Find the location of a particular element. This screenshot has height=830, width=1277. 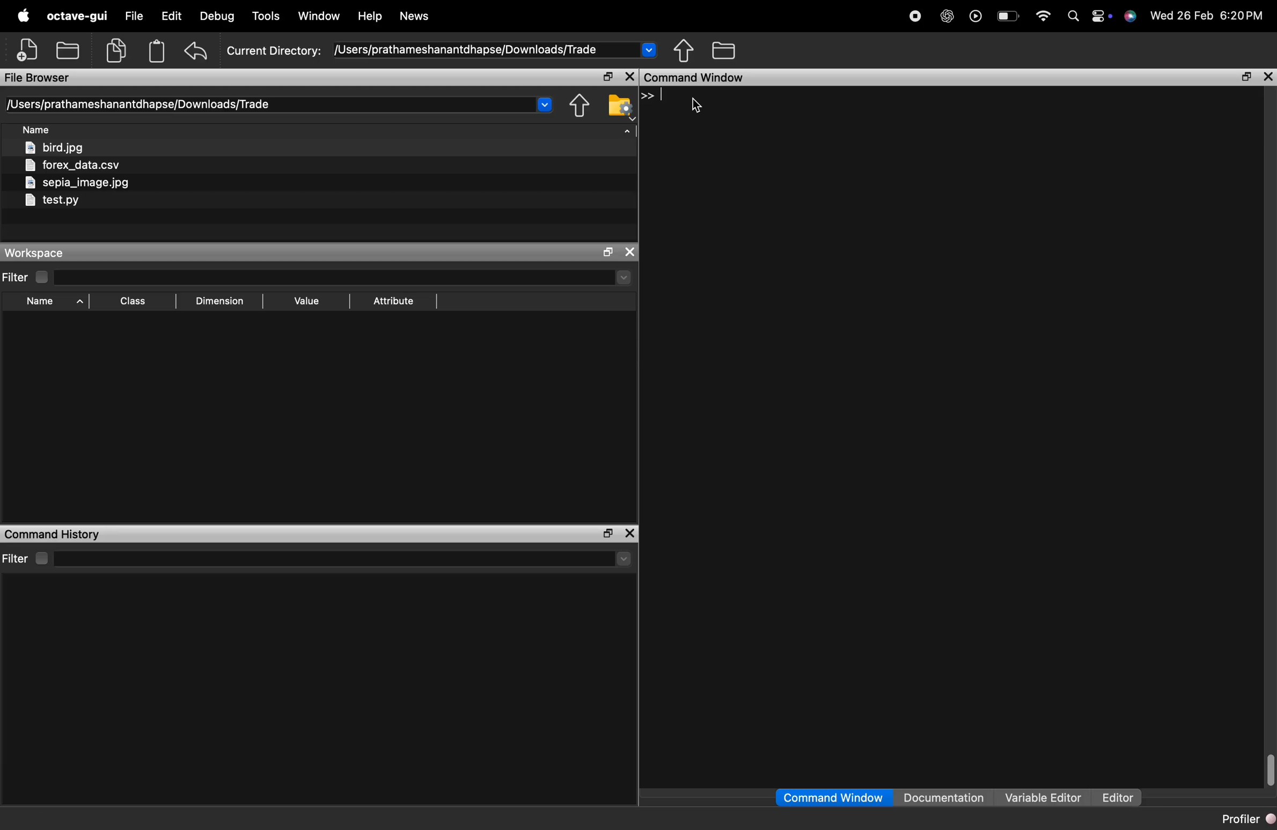

wifi is located at coordinates (1044, 16).